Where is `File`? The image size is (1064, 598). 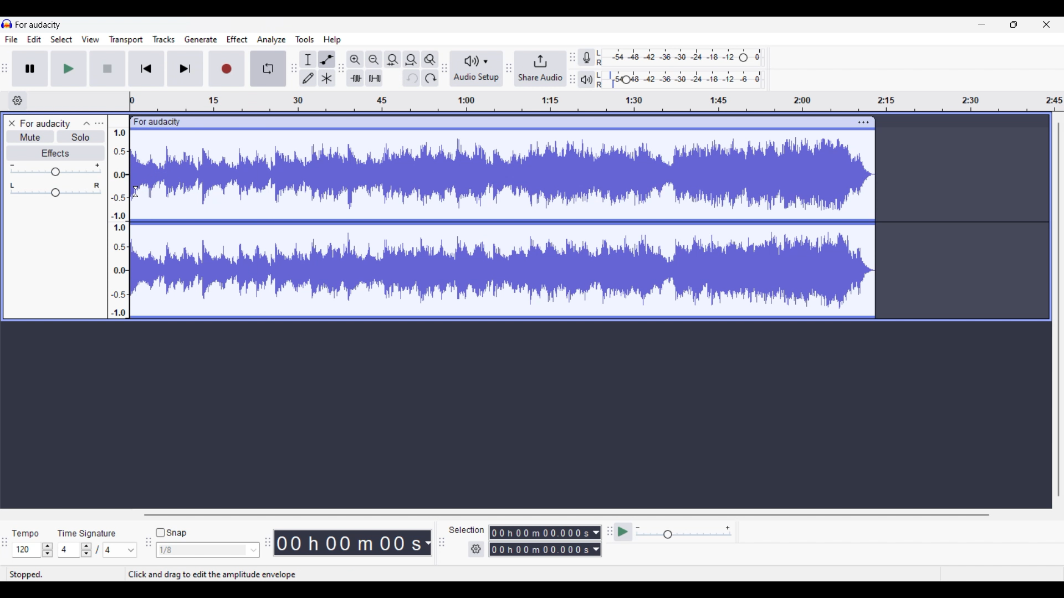
File is located at coordinates (12, 39).